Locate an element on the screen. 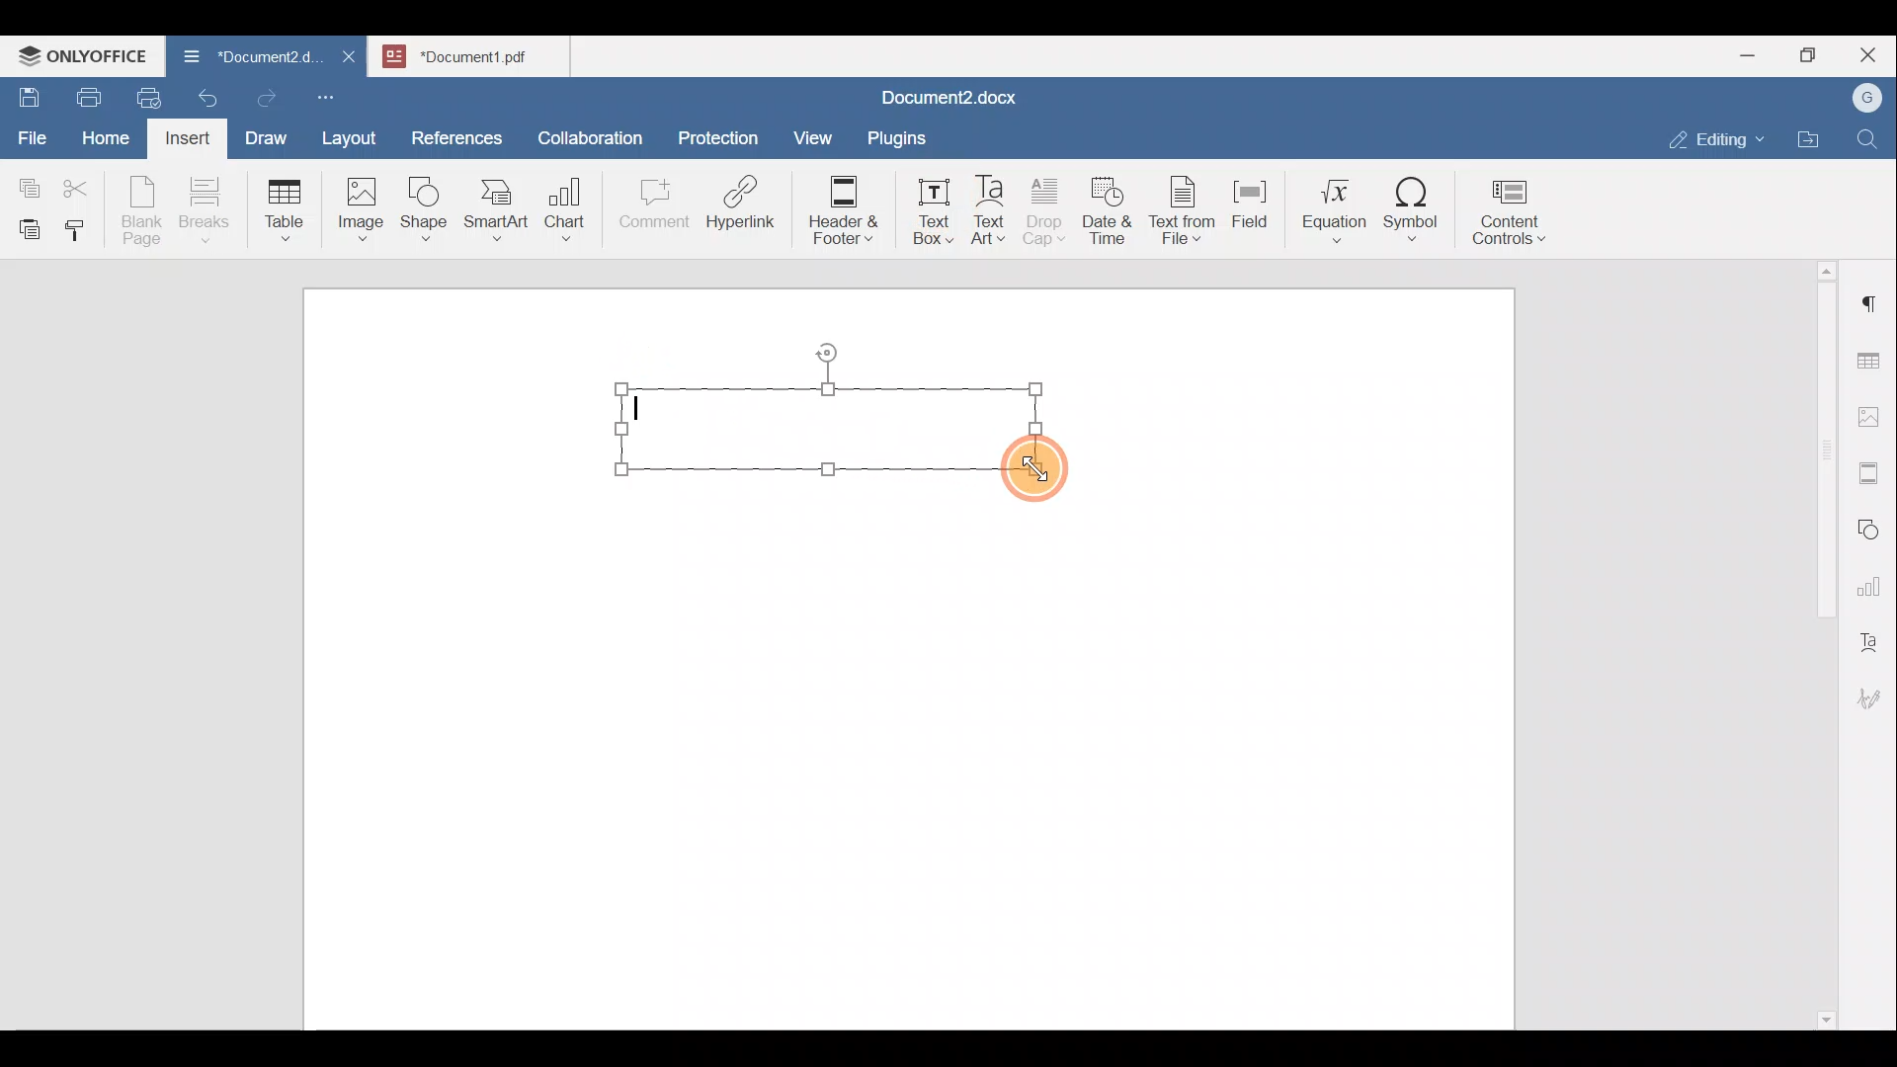 This screenshot has height=1067, width=1897. References is located at coordinates (455, 135).